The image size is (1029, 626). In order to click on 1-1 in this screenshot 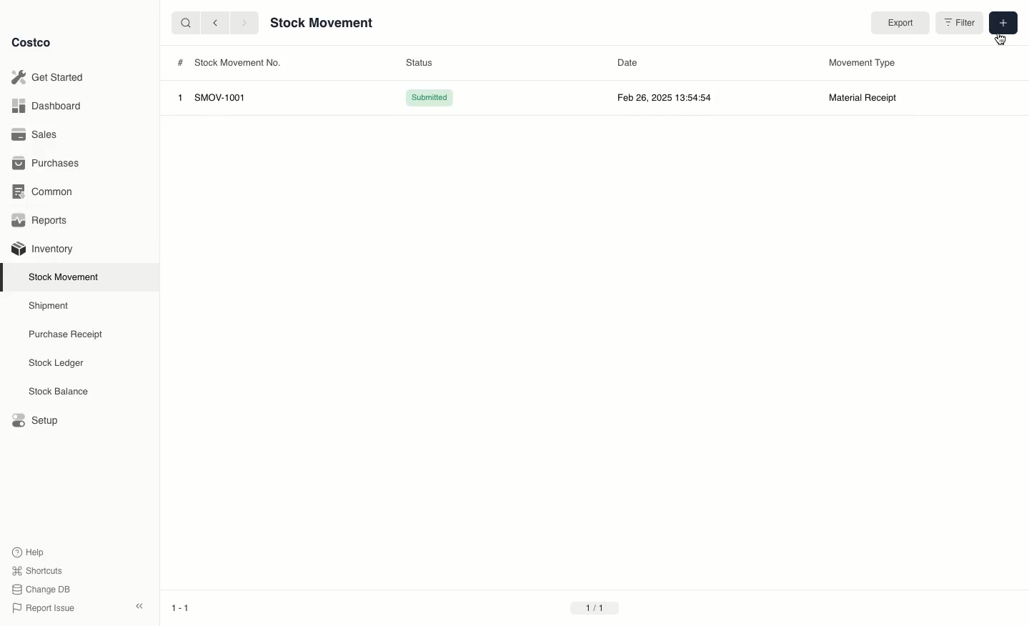, I will do `click(182, 608)`.